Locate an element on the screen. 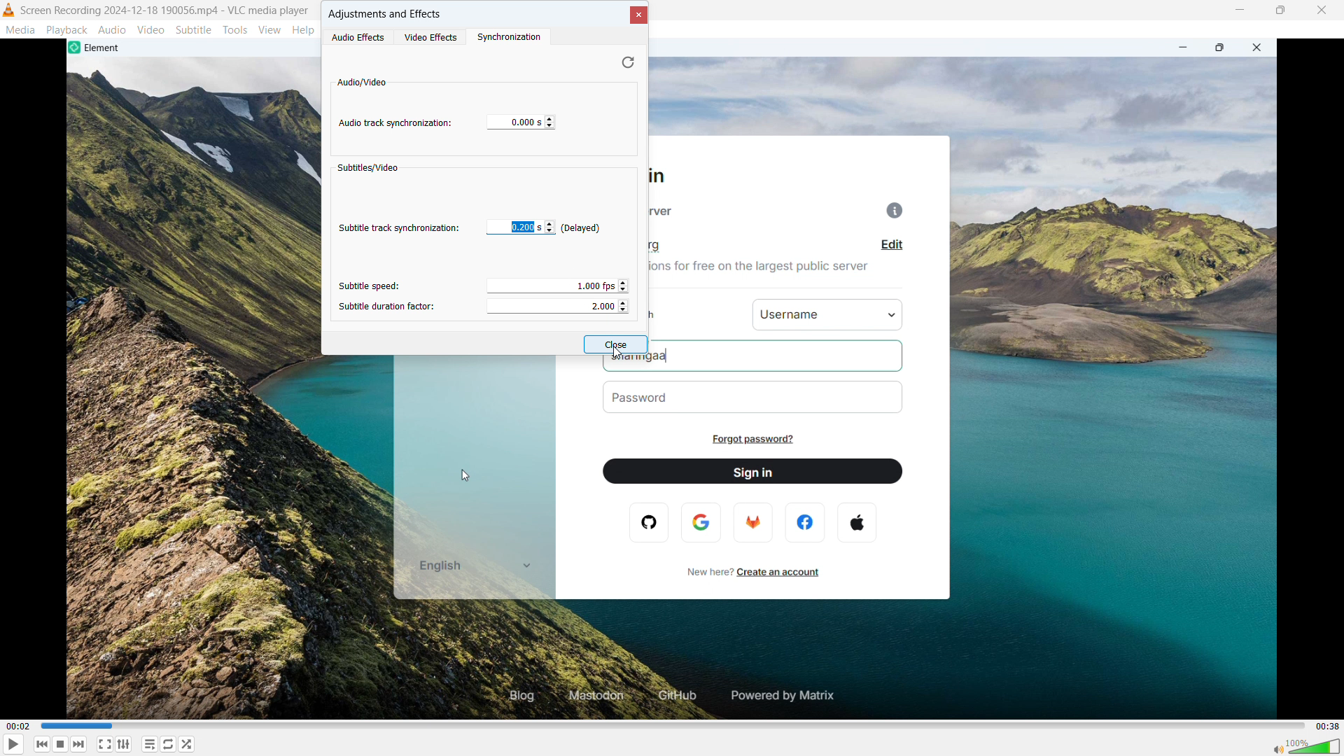  audio track synchronization is located at coordinates (396, 124).